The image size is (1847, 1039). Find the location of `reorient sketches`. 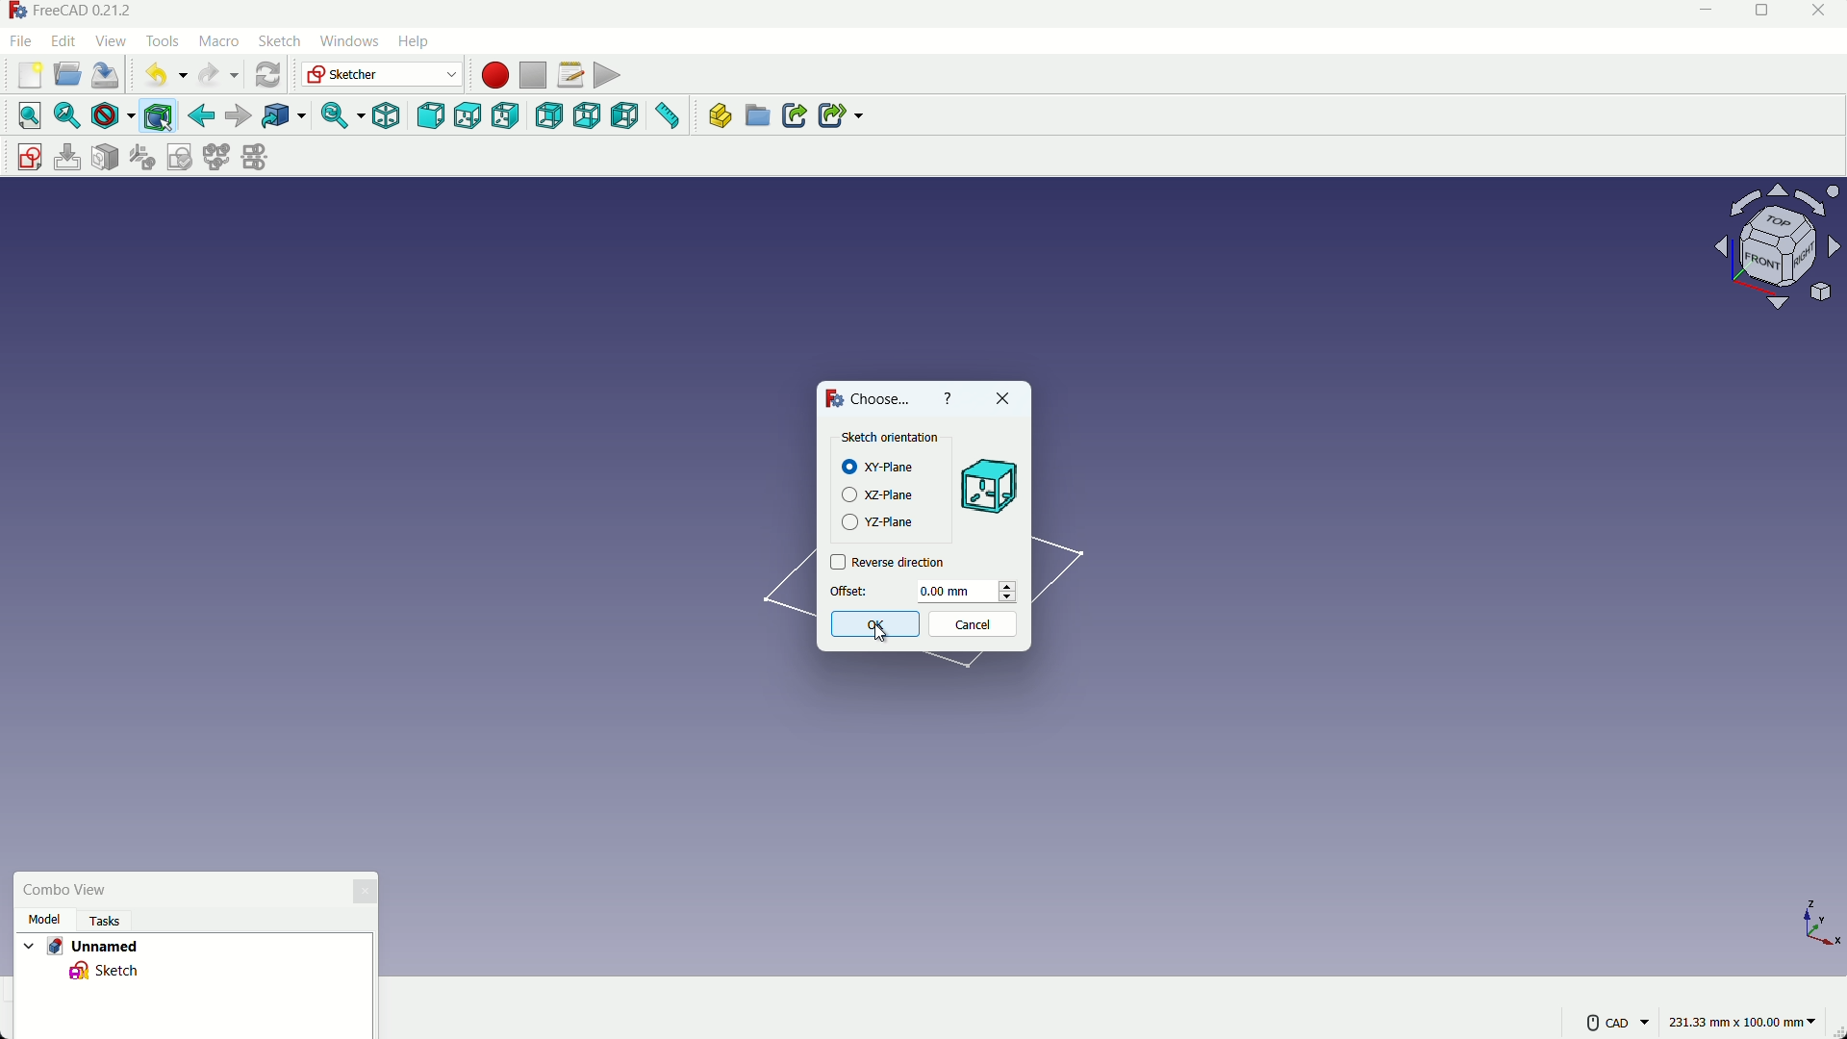

reorient sketches is located at coordinates (142, 157).